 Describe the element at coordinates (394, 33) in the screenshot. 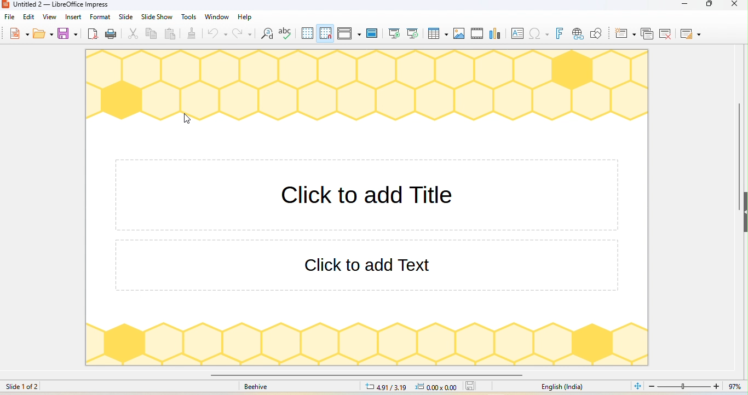

I see `start from beginning` at that location.